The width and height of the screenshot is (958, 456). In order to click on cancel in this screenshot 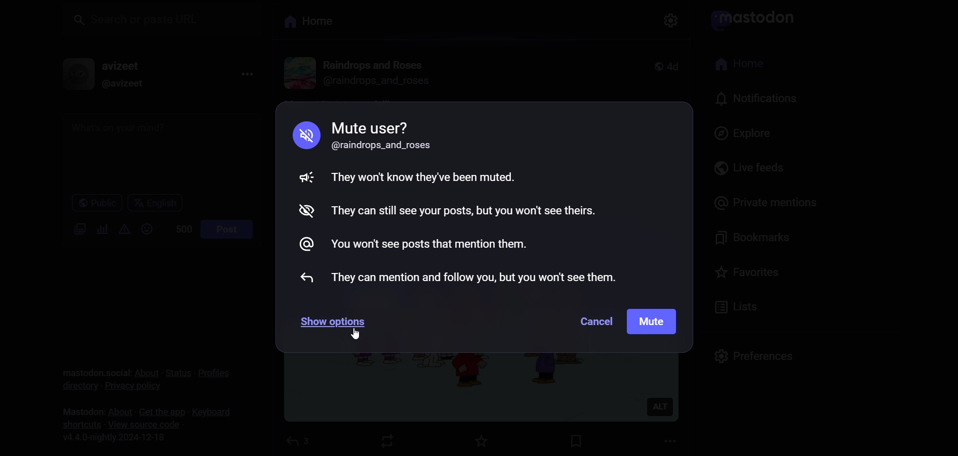, I will do `click(593, 324)`.